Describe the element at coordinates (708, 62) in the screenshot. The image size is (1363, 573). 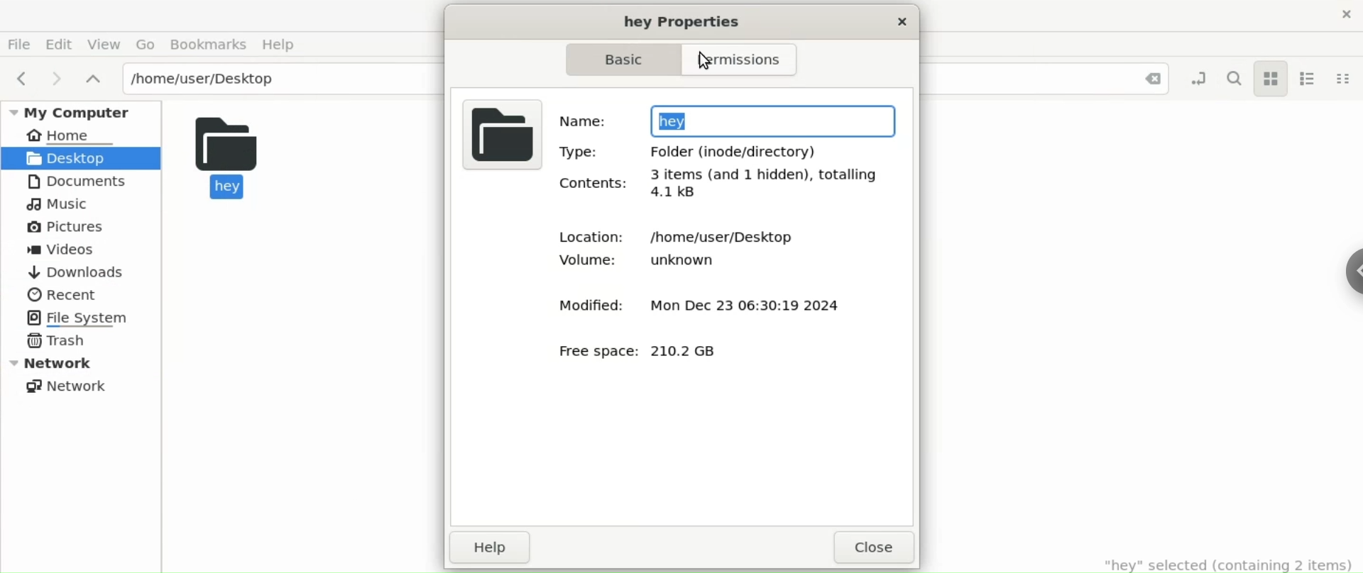
I see `Cursor` at that location.